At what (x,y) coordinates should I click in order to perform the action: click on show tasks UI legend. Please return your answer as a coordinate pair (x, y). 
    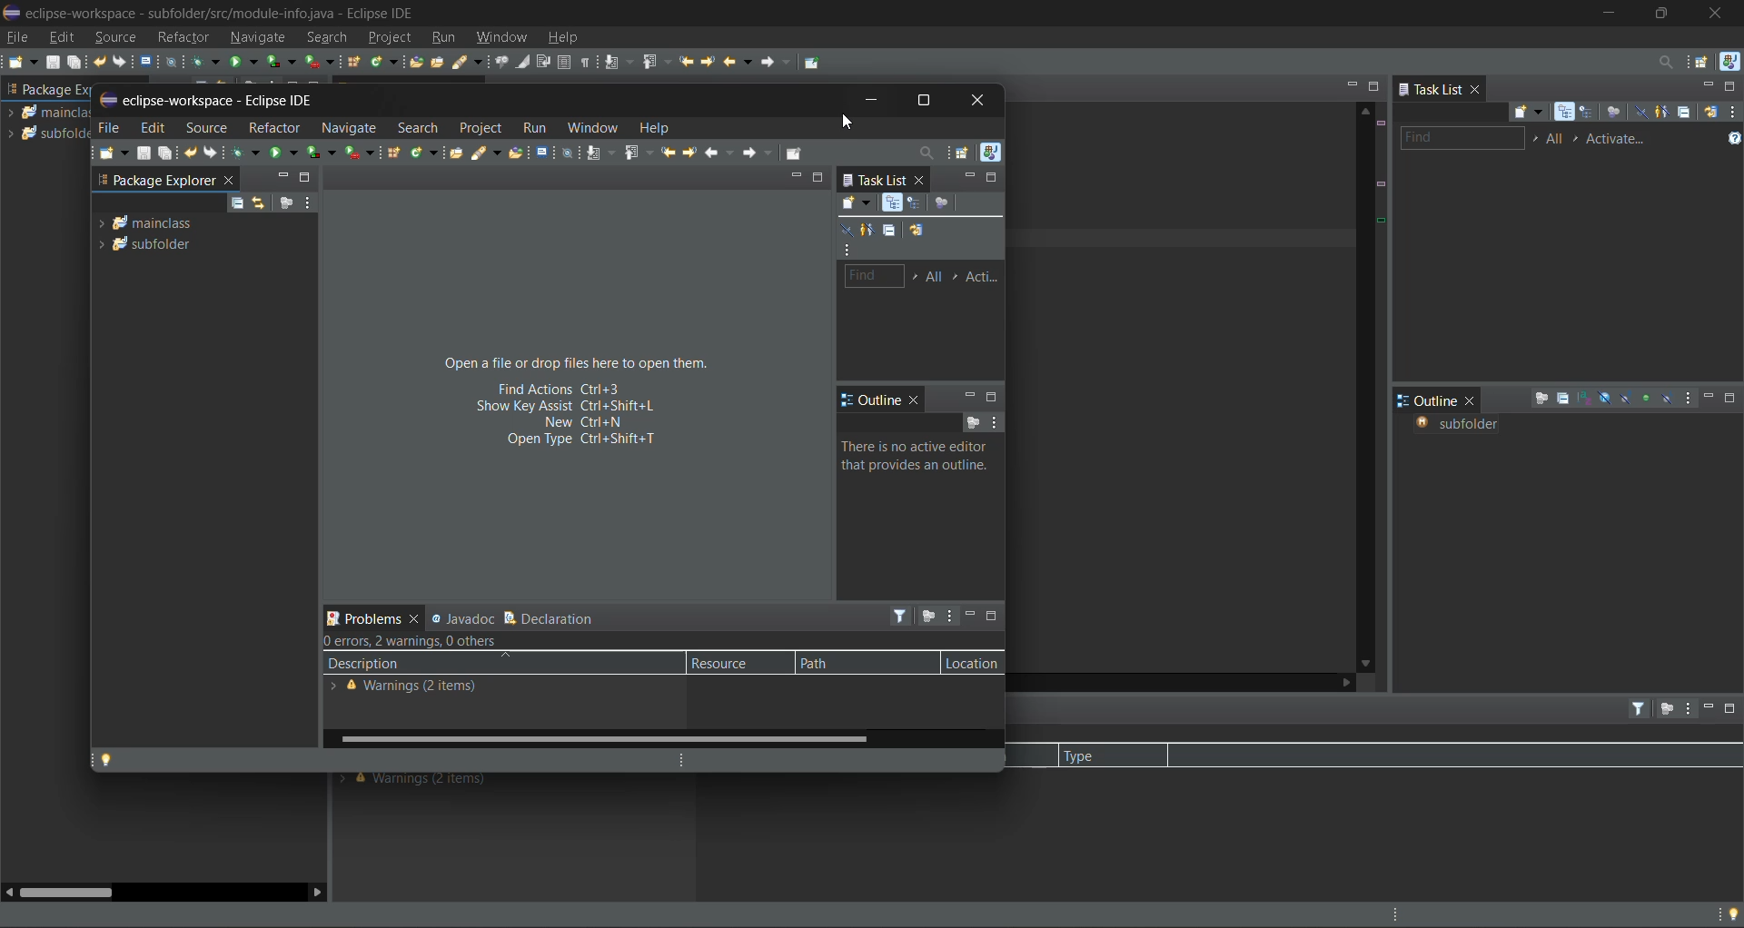
    Looking at the image, I should click on (1728, 142).